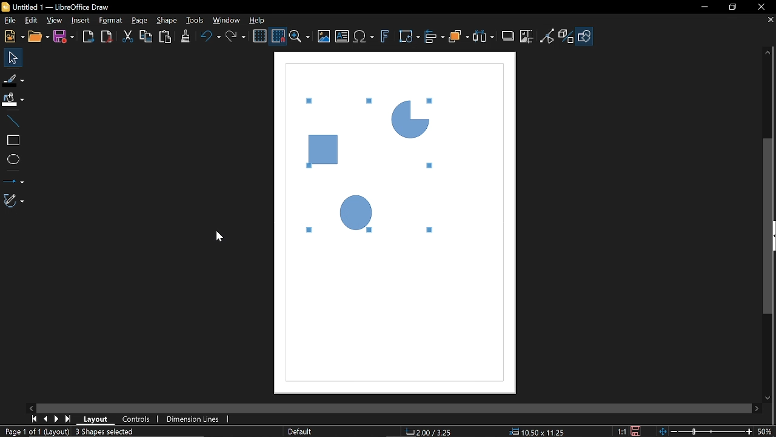 The width and height of the screenshot is (776, 437). What do you see at coordinates (731, 8) in the screenshot?
I see `restore down` at bounding box center [731, 8].